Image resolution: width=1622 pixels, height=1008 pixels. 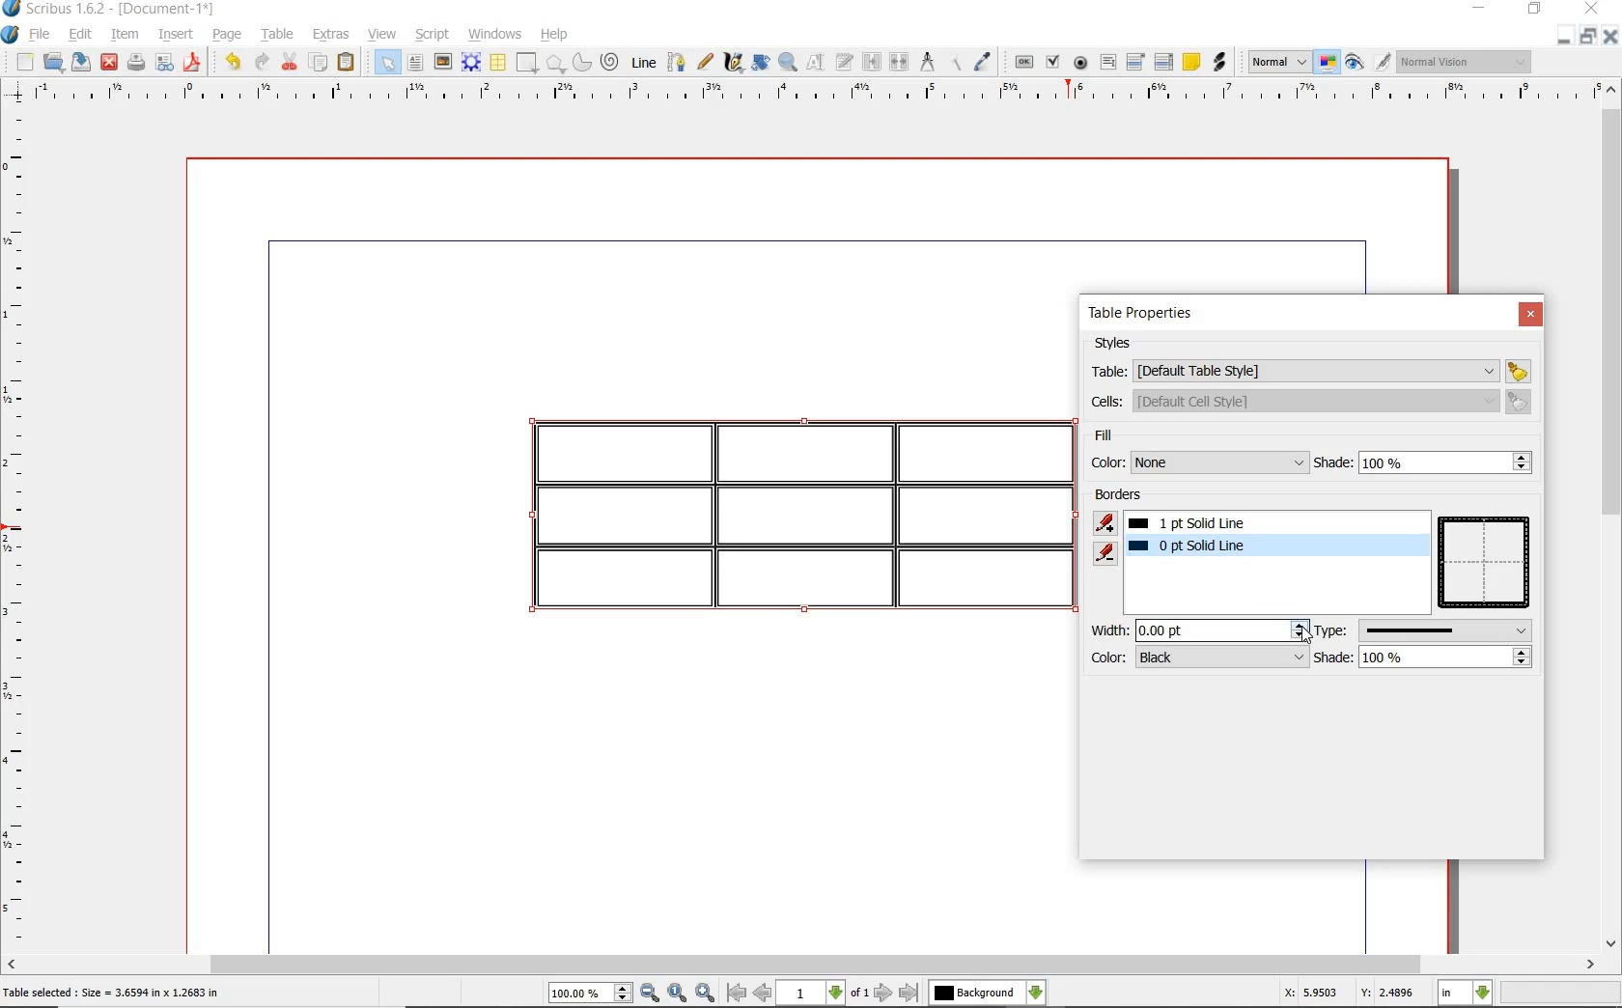 What do you see at coordinates (495, 34) in the screenshot?
I see `windows` at bounding box center [495, 34].